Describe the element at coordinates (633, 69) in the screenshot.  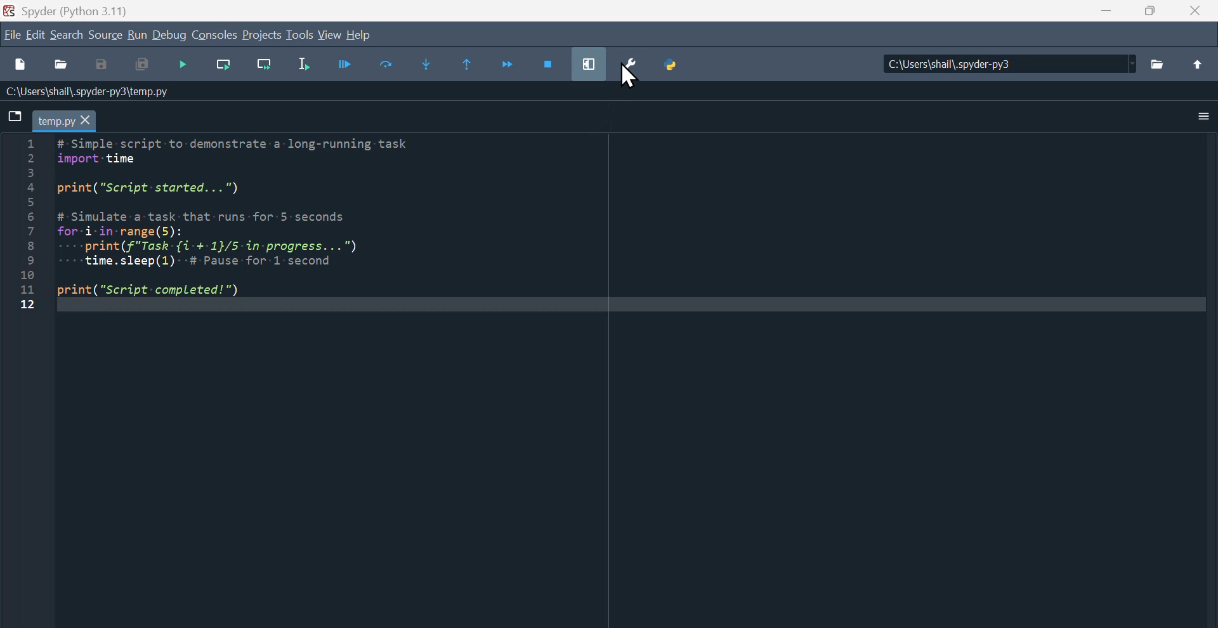
I see `Preferences` at that location.